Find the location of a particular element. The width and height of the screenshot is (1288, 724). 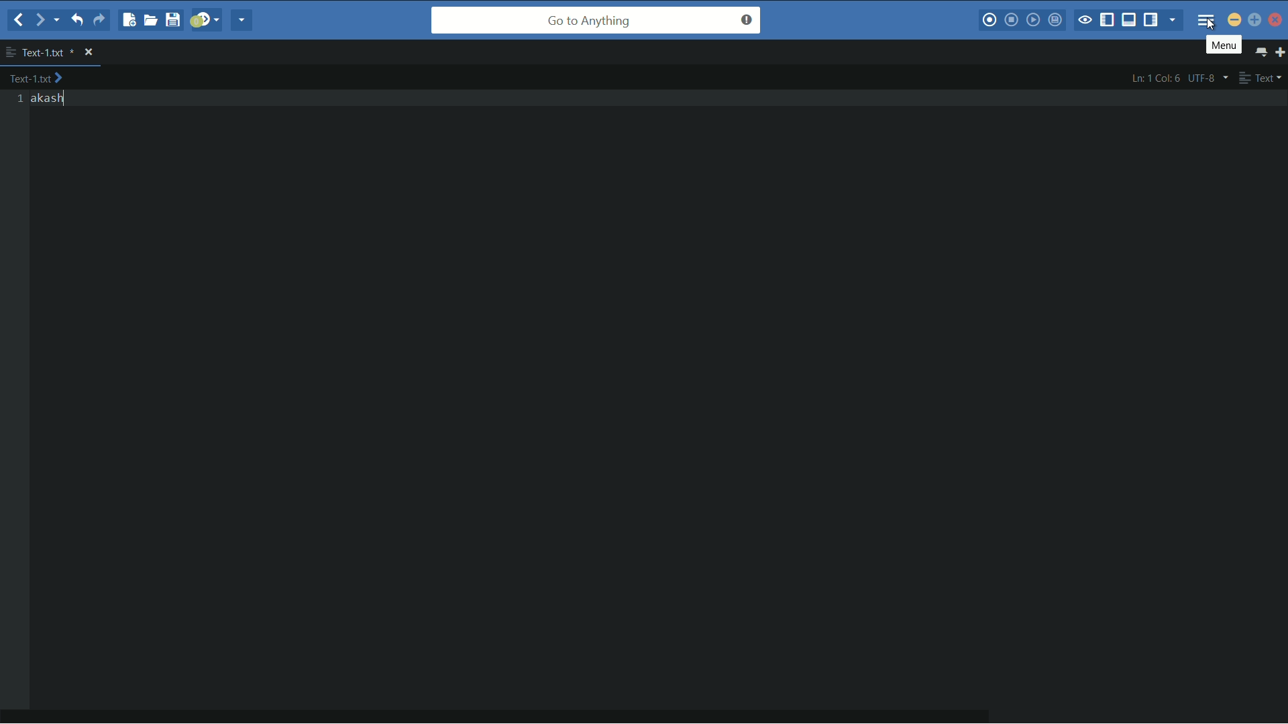

save file is located at coordinates (174, 19).